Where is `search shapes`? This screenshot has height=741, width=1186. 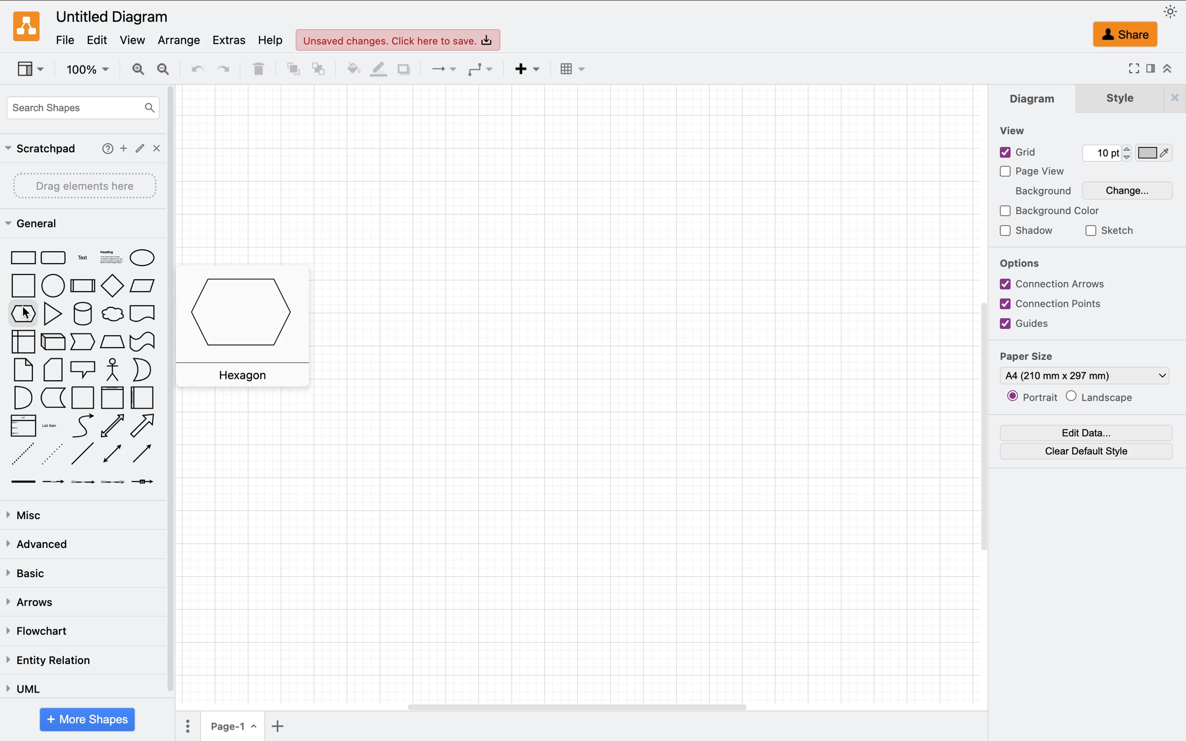
search shapes is located at coordinates (79, 110).